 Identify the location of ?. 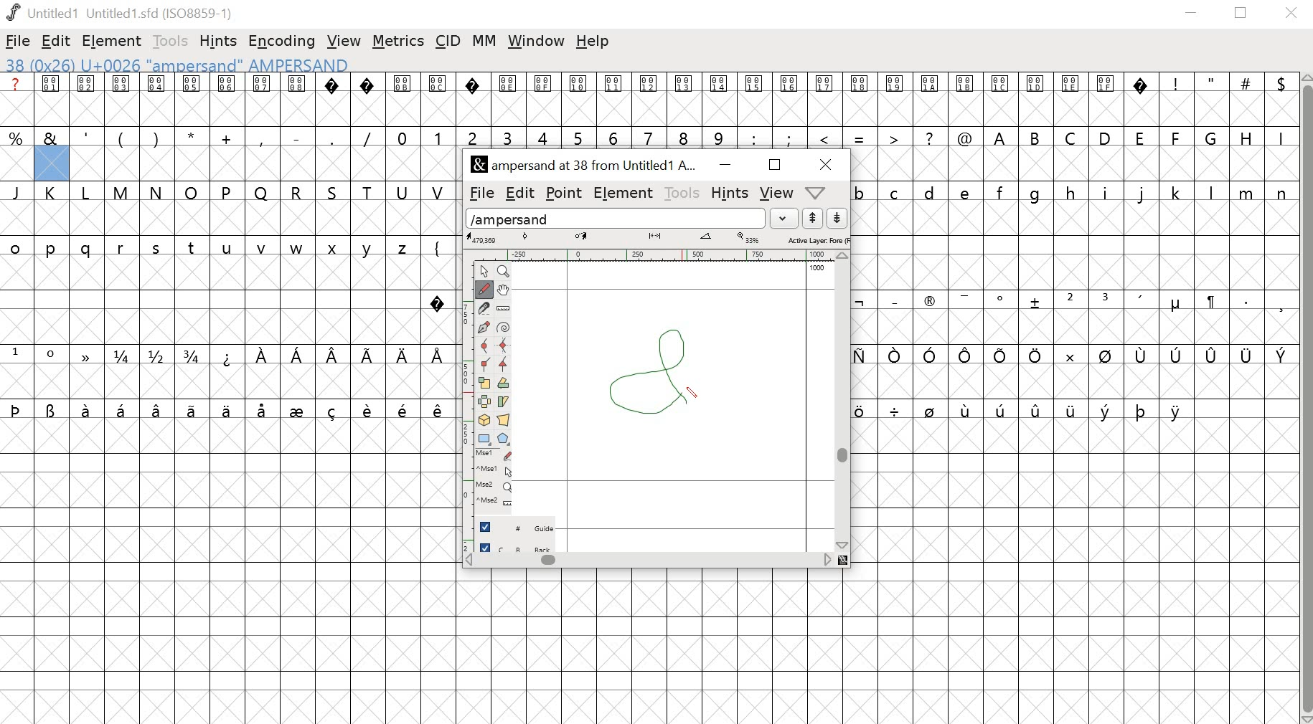
(1142, 100).